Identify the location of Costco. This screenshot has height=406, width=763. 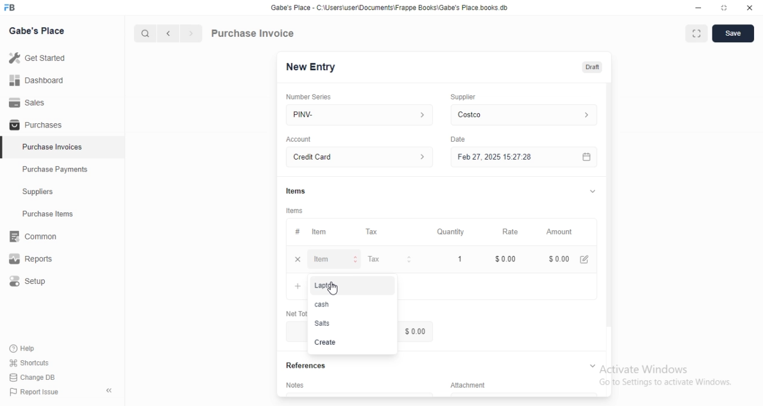
(524, 115).